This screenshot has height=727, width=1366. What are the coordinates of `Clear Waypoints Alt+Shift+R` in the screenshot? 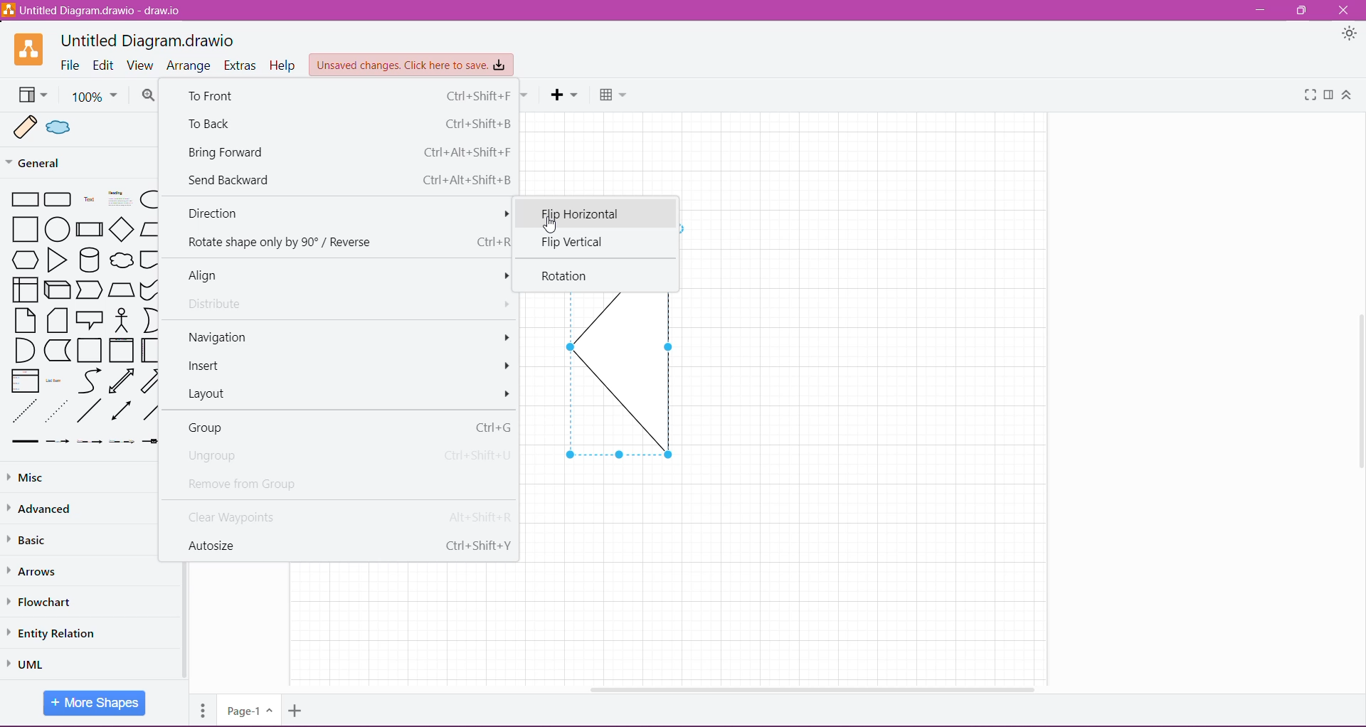 It's located at (350, 520).